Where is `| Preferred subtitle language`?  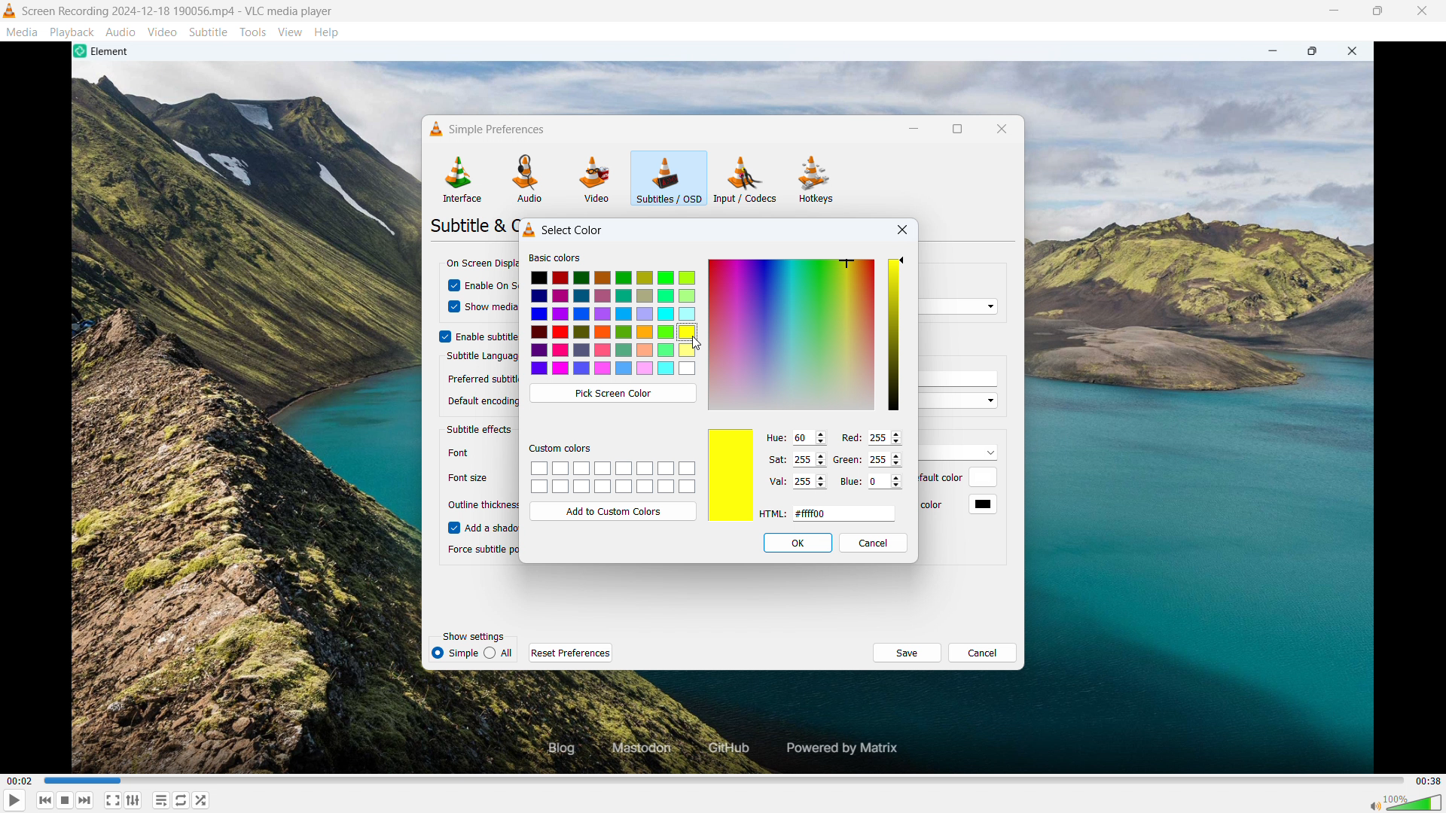
| Preferred subtitle language is located at coordinates (480, 376).